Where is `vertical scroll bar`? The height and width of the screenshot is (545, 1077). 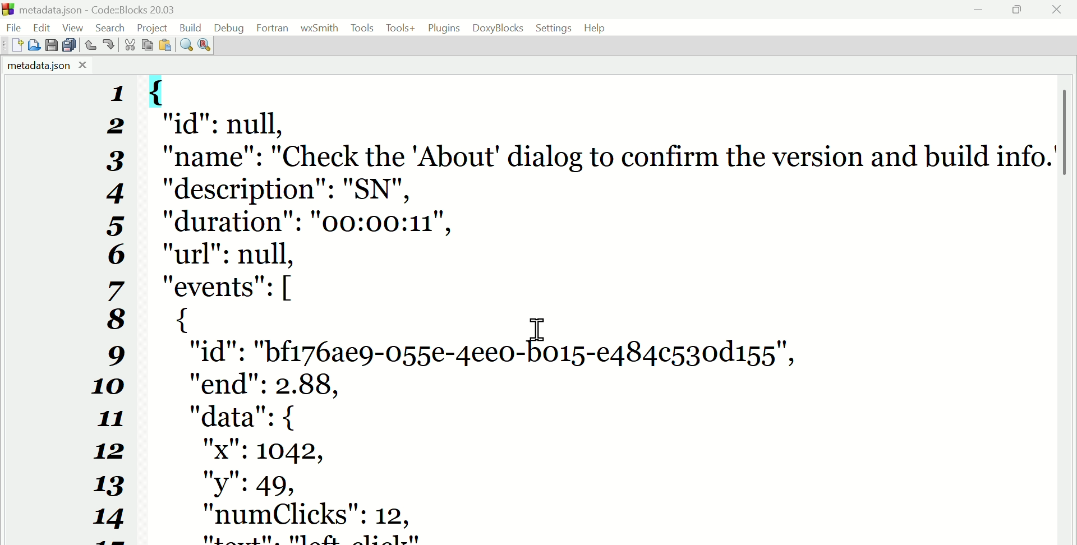 vertical scroll bar is located at coordinates (1067, 193).